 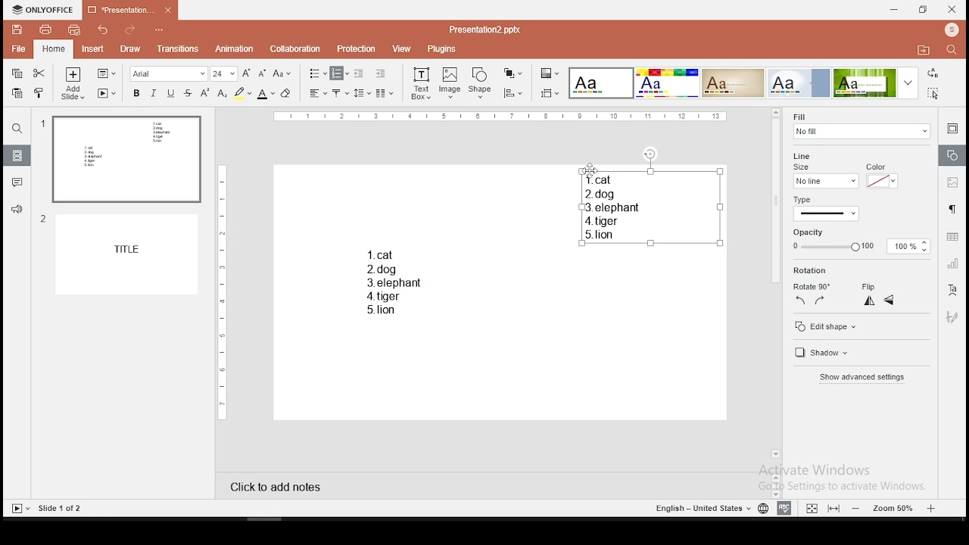 I want to click on collaboration, so click(x=295, y=49).